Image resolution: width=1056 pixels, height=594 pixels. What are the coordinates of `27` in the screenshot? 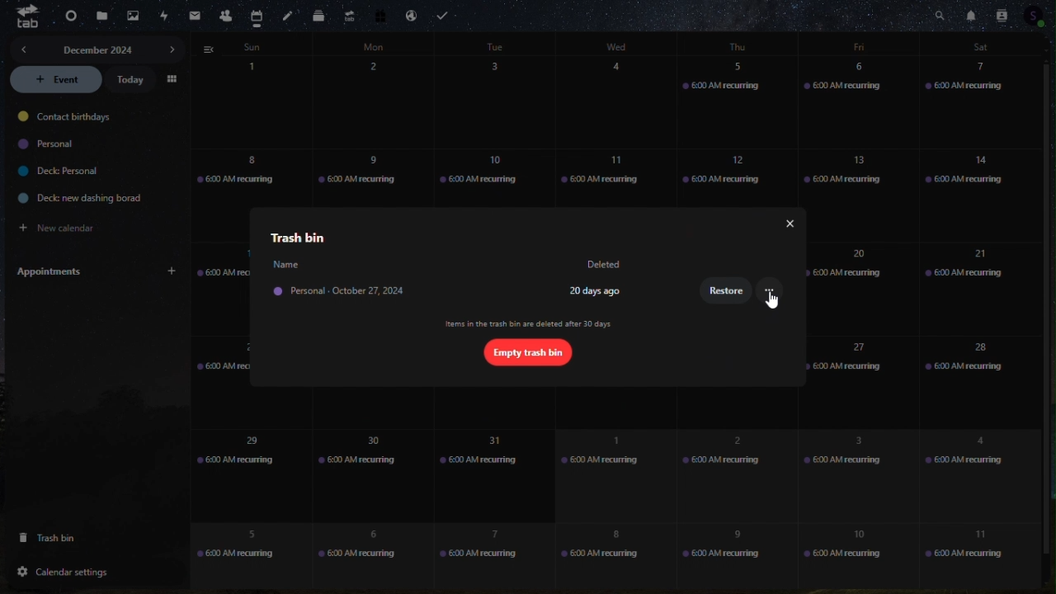 It's located at (847, 373).